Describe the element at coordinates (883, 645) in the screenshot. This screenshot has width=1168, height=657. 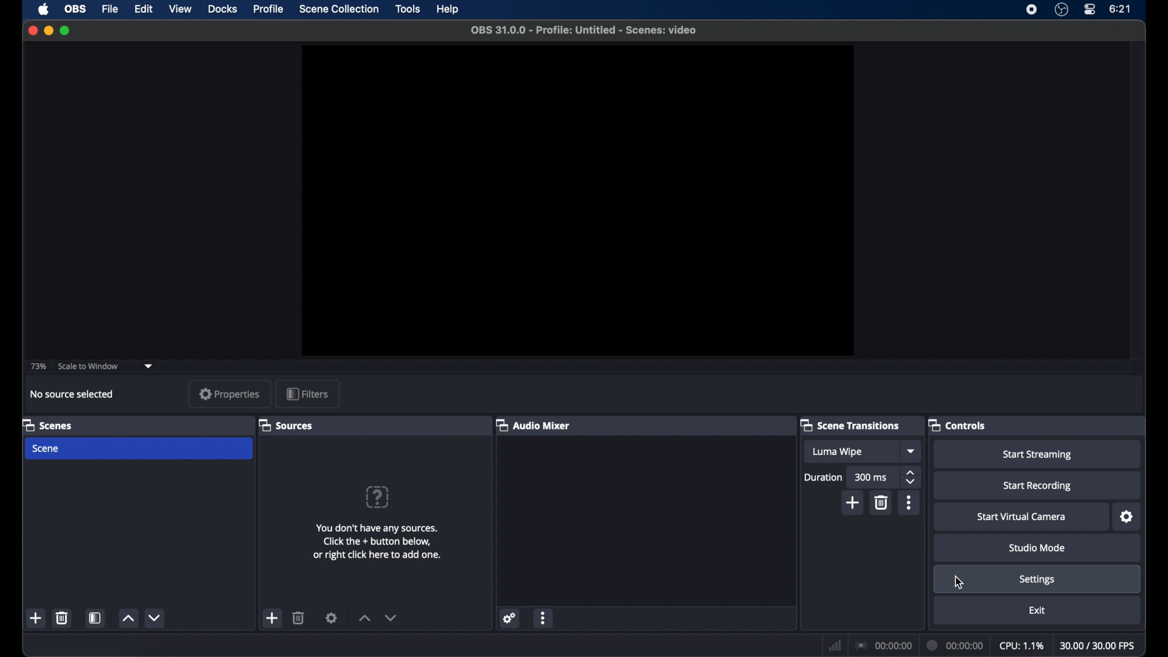
I see `connection` at that location.